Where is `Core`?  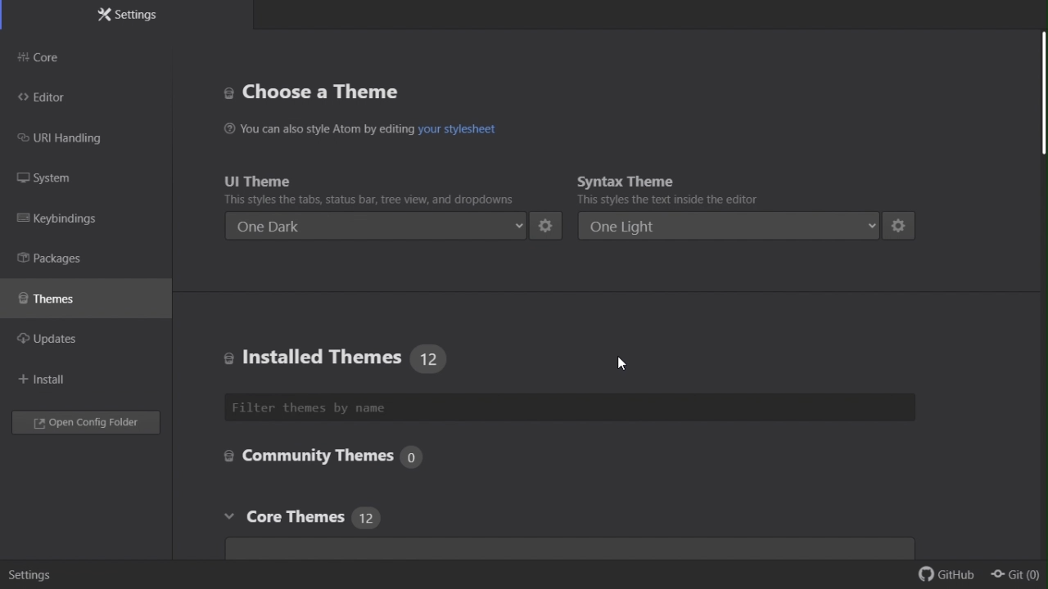 Core is located at coordinates (61, 58).